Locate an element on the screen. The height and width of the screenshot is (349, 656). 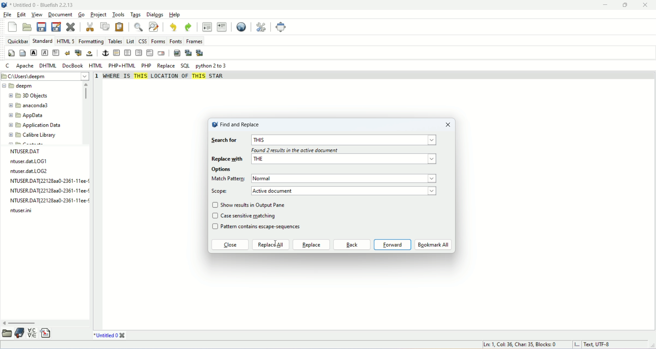
forms is located at coordinates (159, 41).